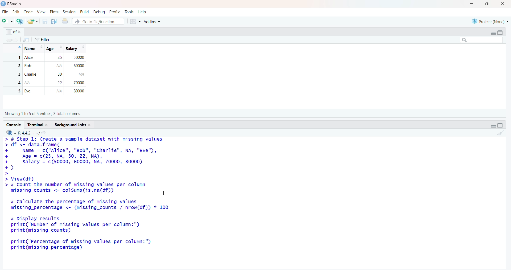  What do you see at coordinates (500, 126) in the screenshot?
I see `Maximize` at bounding box center [500, 126].